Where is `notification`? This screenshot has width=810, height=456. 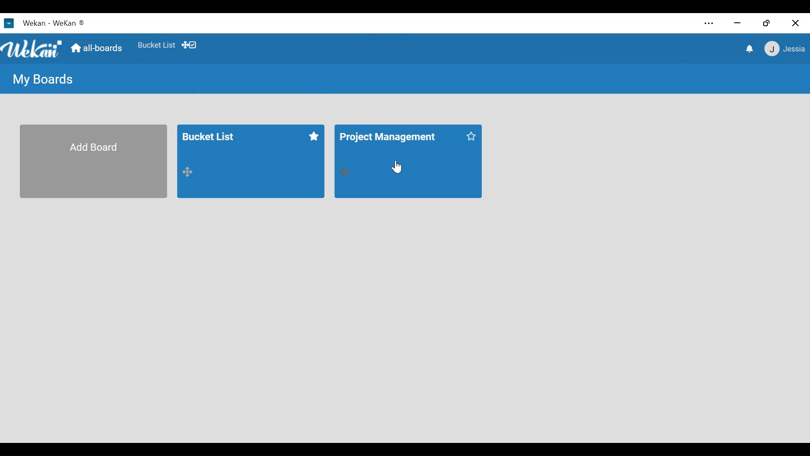 notification is located at coordinates (749, 49).